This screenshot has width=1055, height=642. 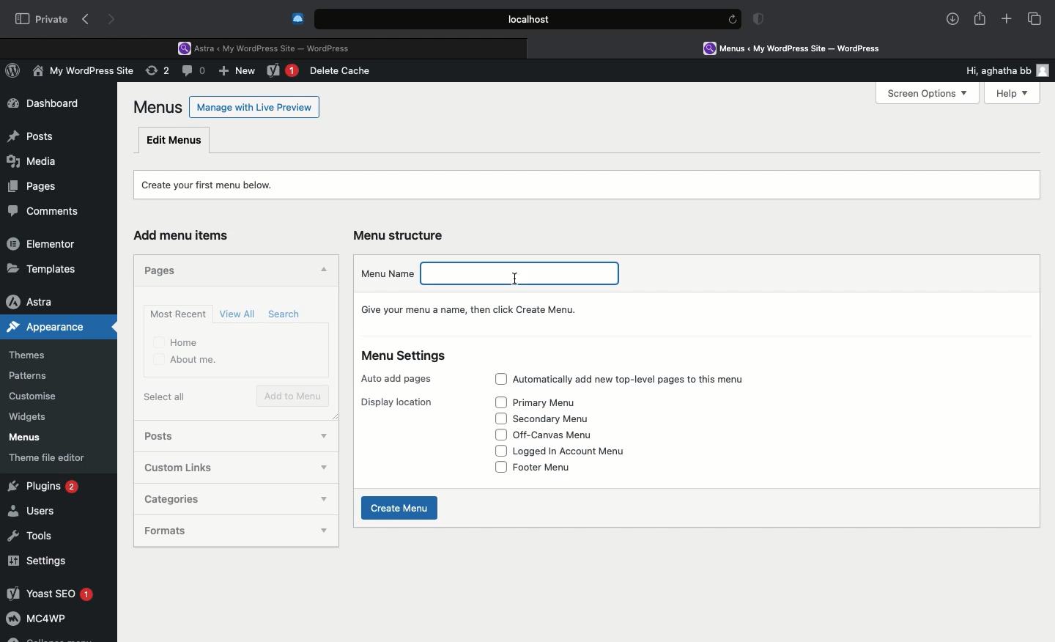 What do you see at coordinates (34, 377) in the screenshot?
I see `Patterns` at bounding box center [34, 377].